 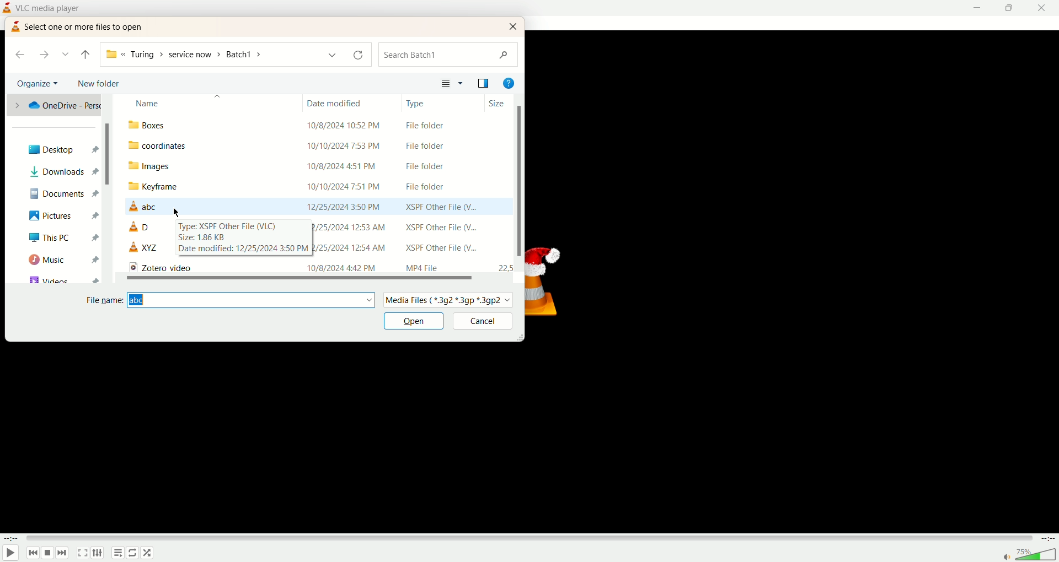 I want to click on desktop, so click(x=60, y=150).